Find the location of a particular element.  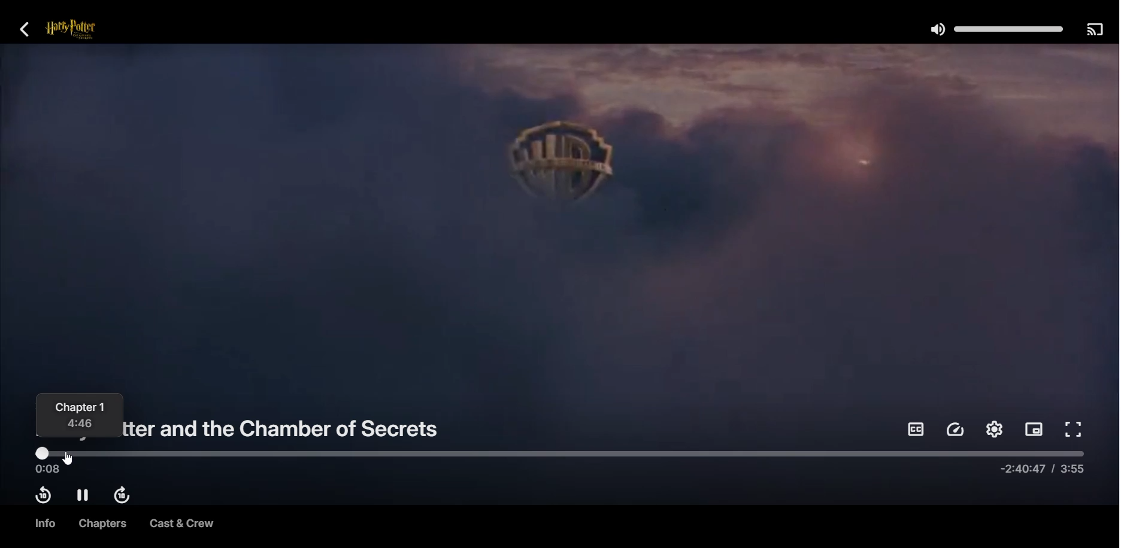

Subtitles is located at coordinates (915, 429).